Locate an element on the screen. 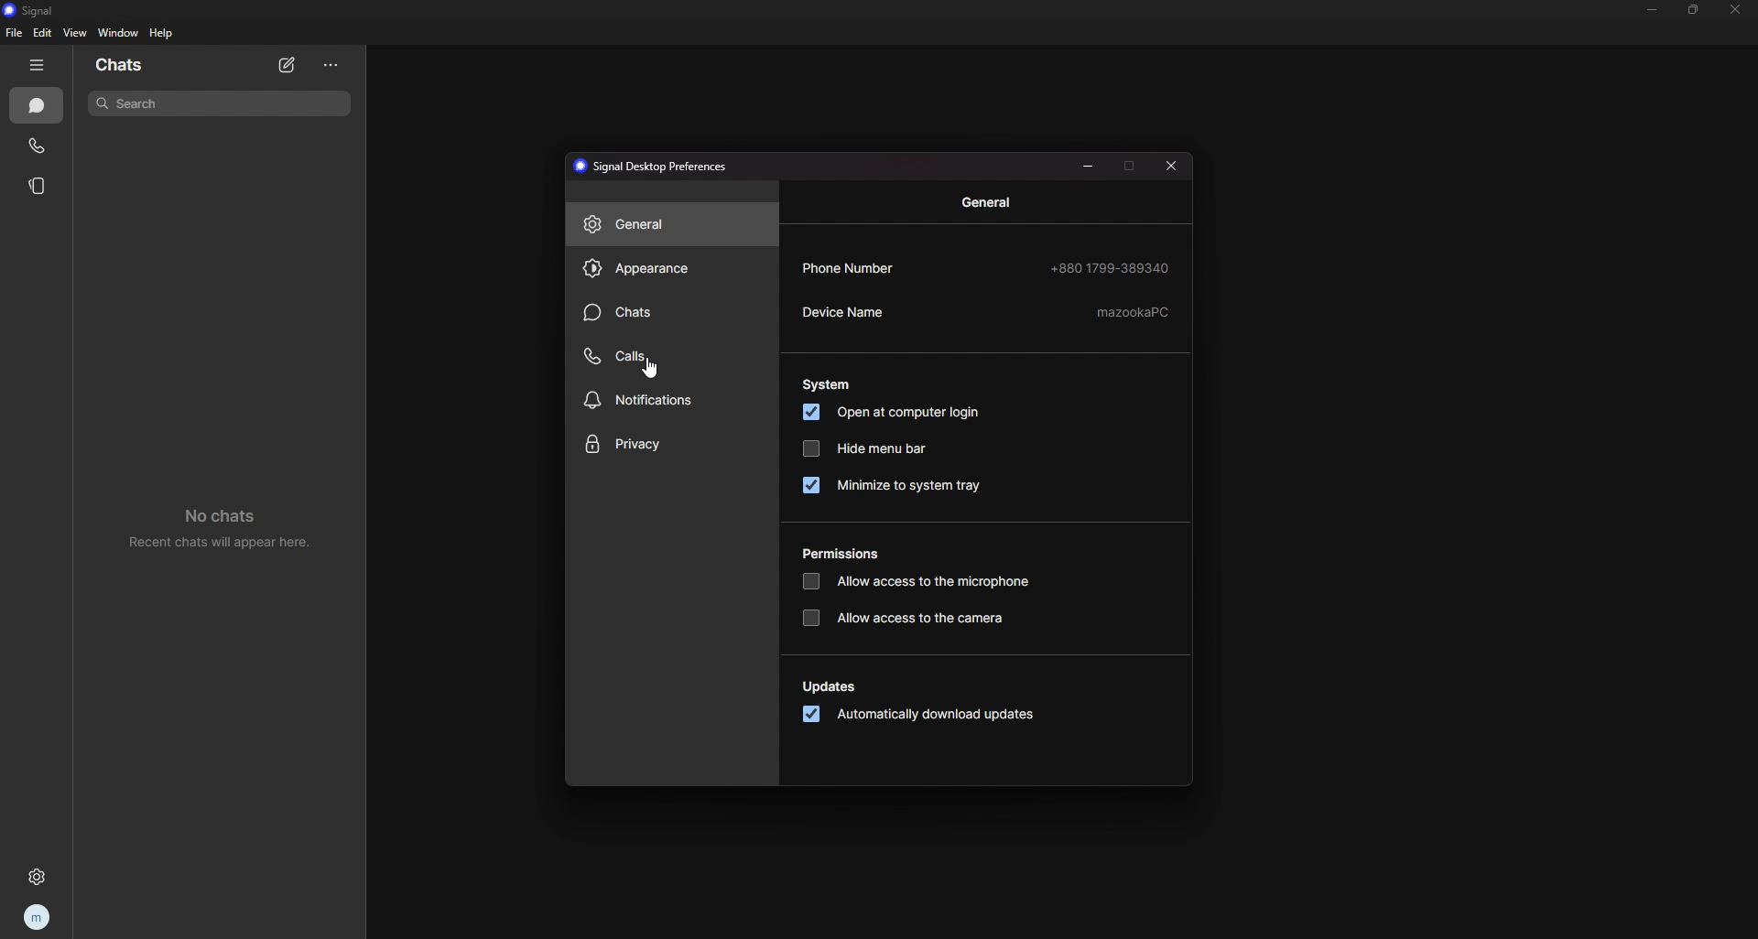  edit is located at coordinates (44, 33).